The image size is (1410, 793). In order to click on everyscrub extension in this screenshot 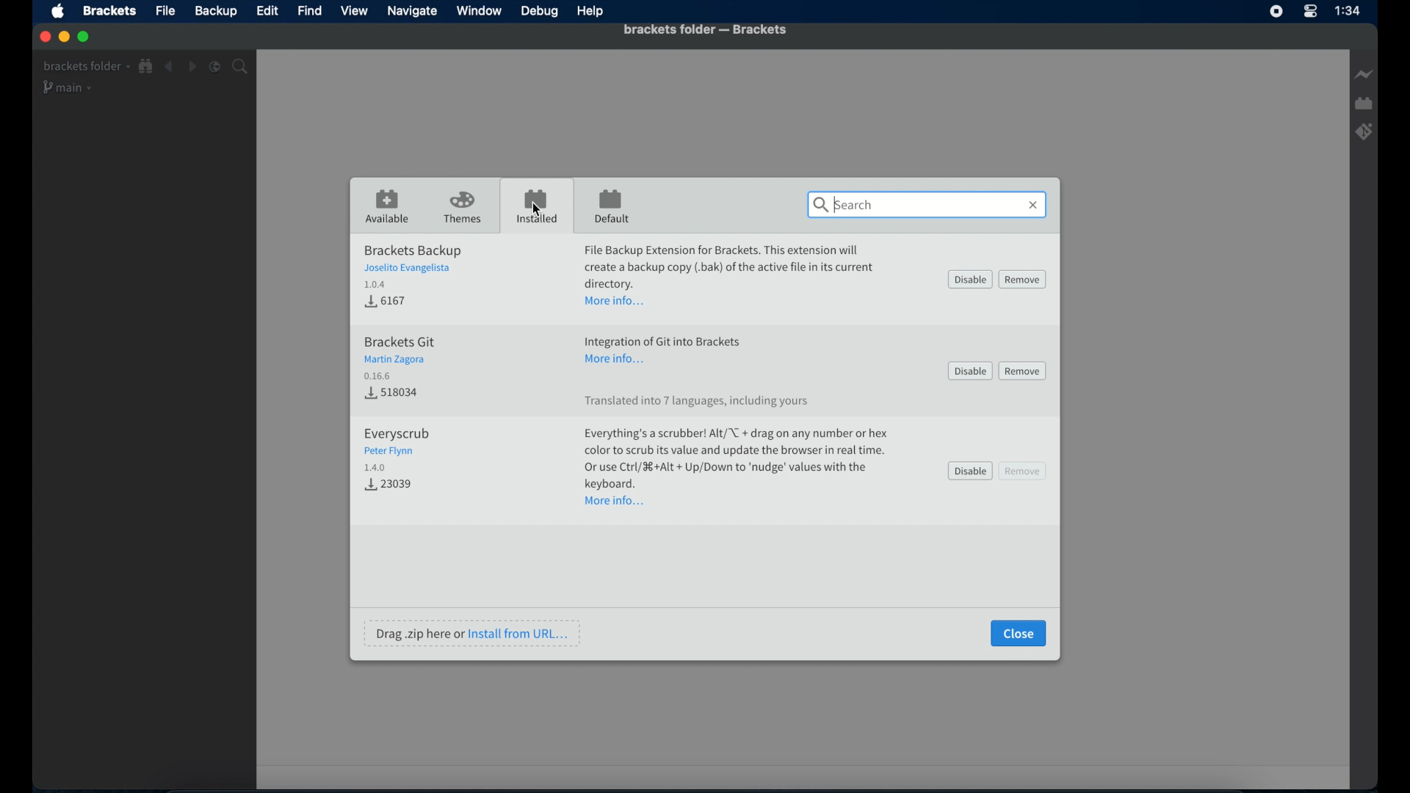, I will do `click(396, 450)`.